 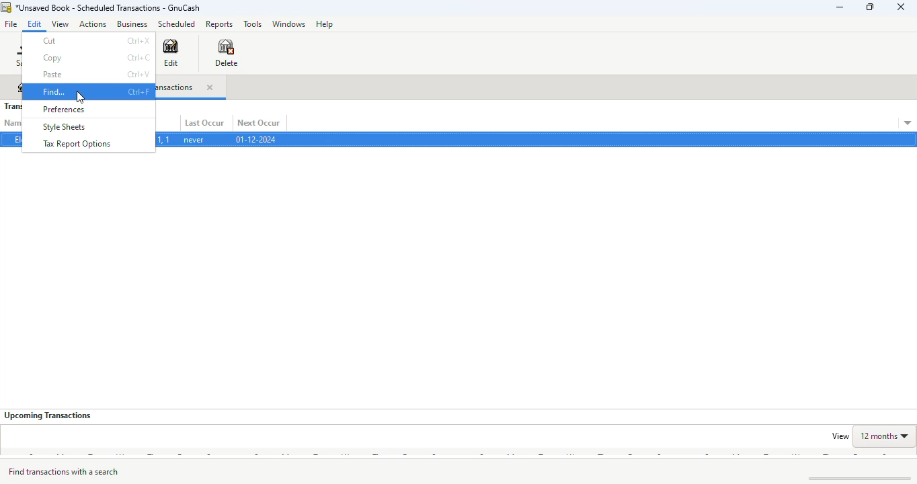 I want to click on name, so click(x=11, y=124).